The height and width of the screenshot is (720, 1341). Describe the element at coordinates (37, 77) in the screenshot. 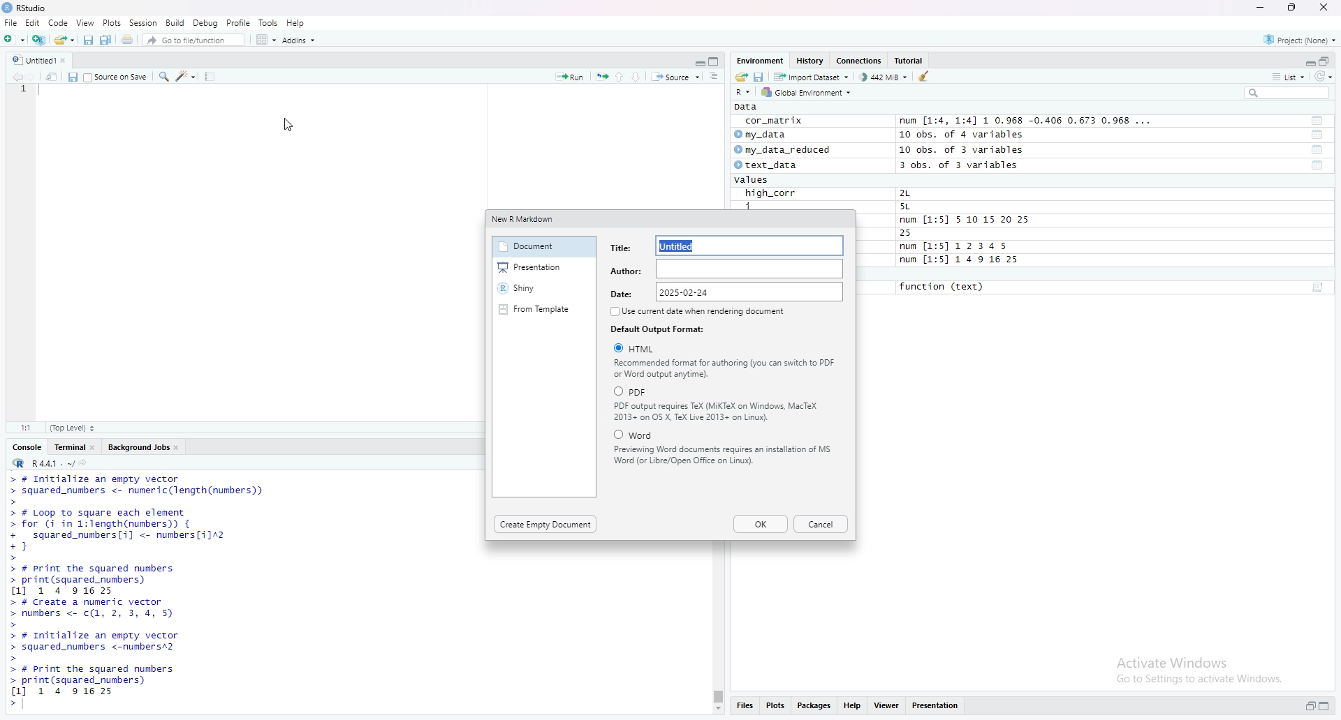

I see `Move forward` at that location.